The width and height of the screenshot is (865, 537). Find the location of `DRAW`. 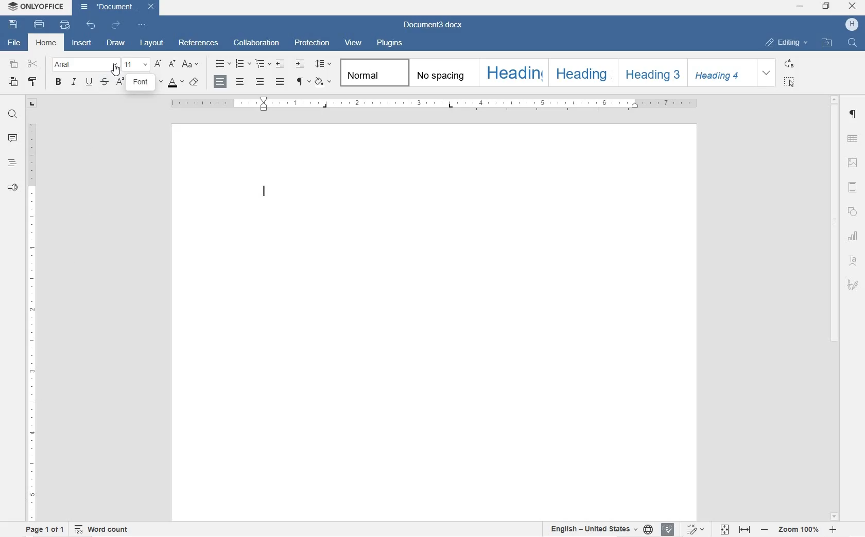

DRAW is located at coordinates (116, 42).